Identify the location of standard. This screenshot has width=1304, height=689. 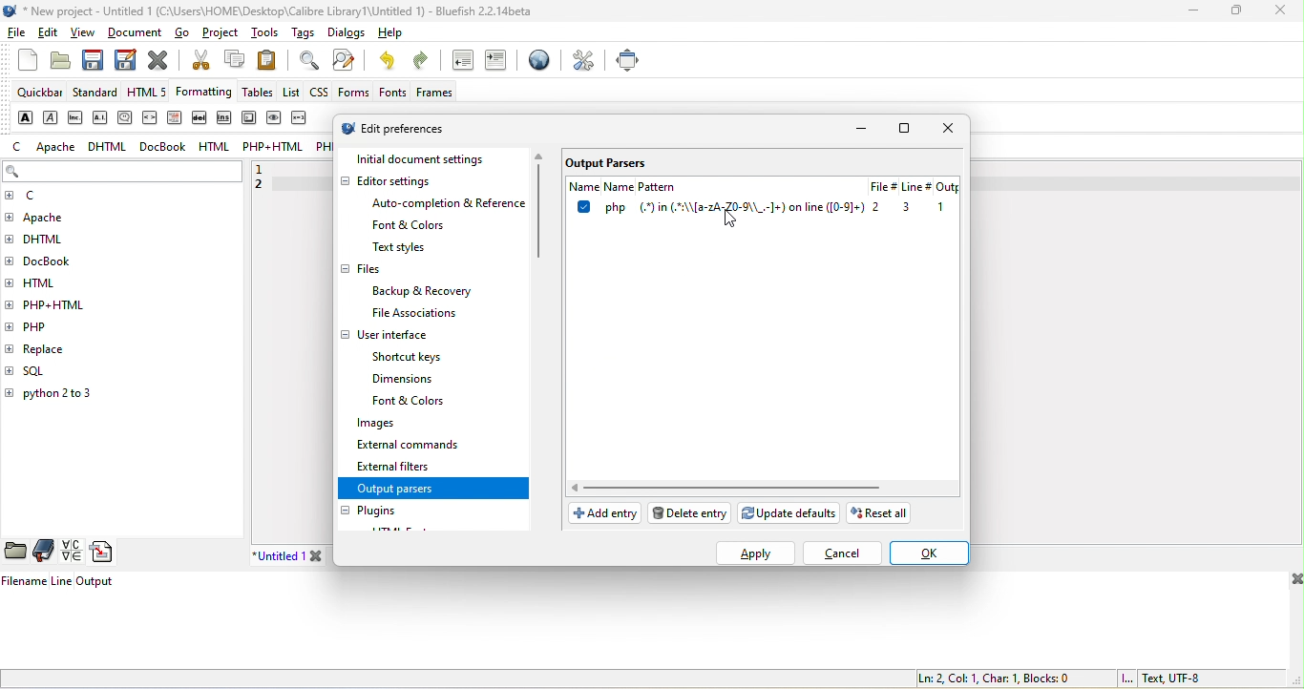
(97, 92).